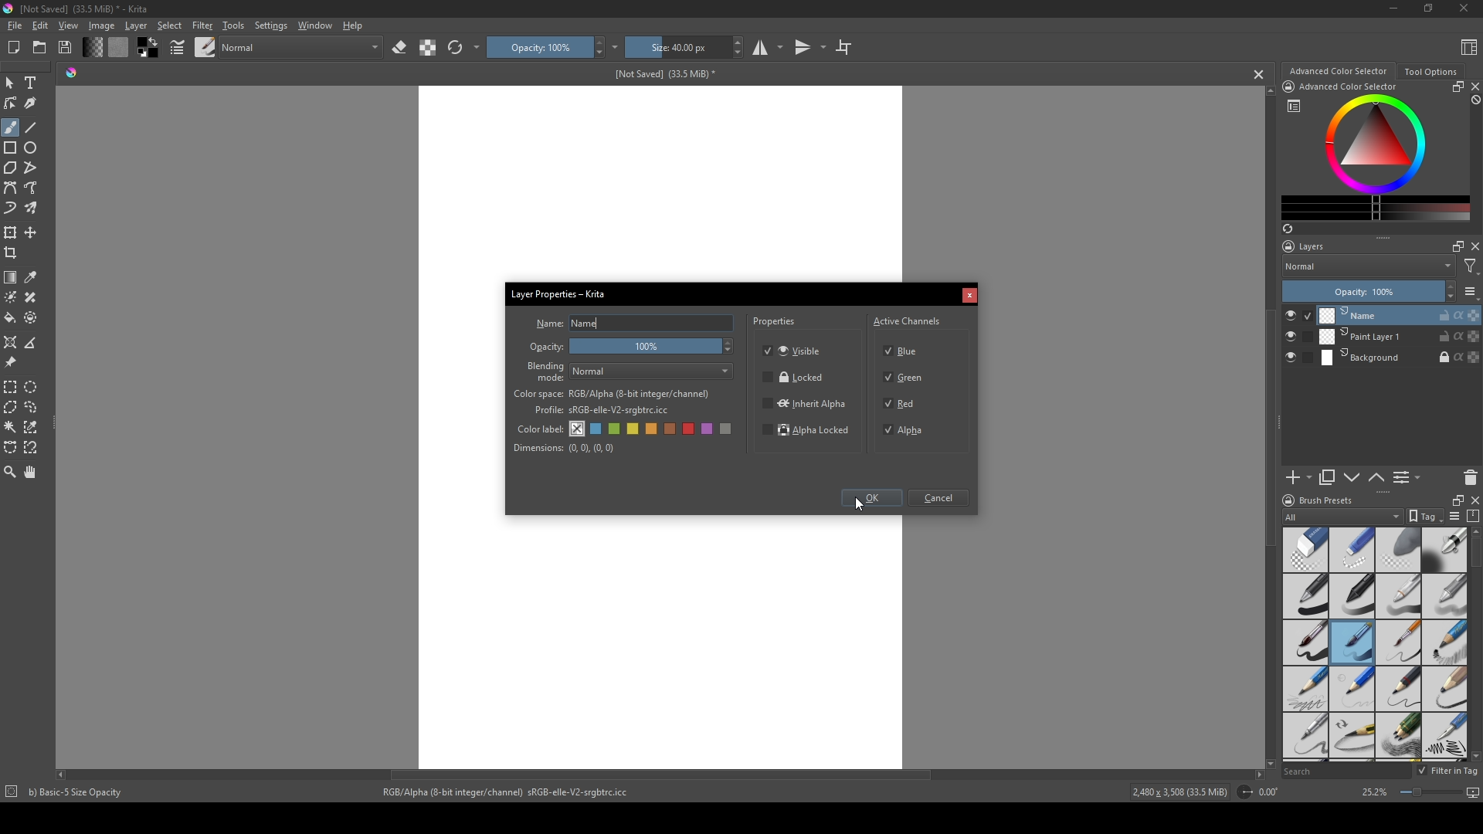 This screenshot has height=834, width=1483. Describe the element at coordinates (11, 188) in the screenshot. I see `bezier` at that location.